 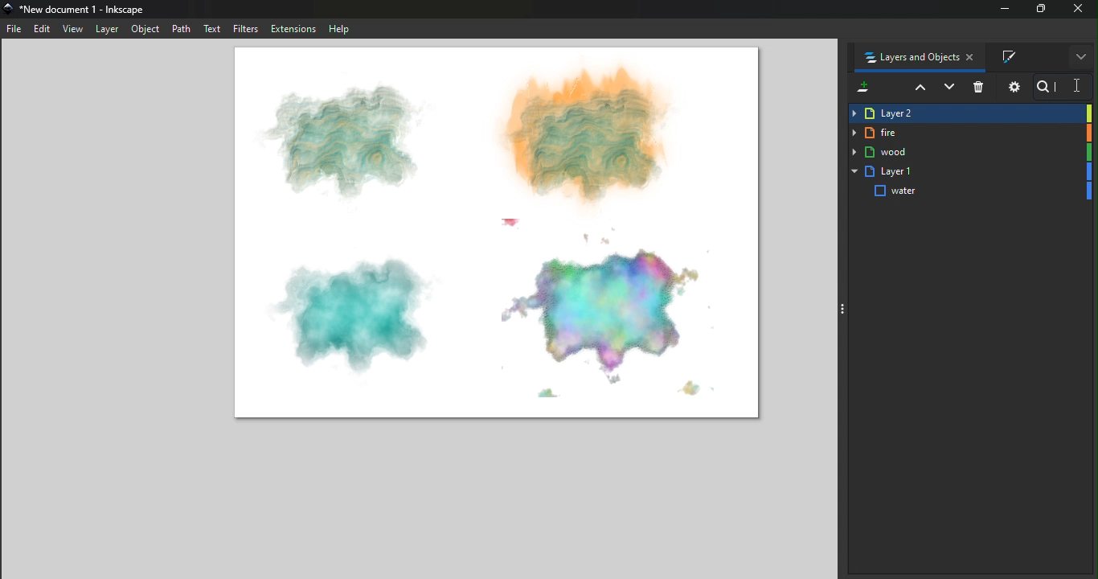 I want to click on  *New document 1 - Inkscape, so click(x=84, y=10).